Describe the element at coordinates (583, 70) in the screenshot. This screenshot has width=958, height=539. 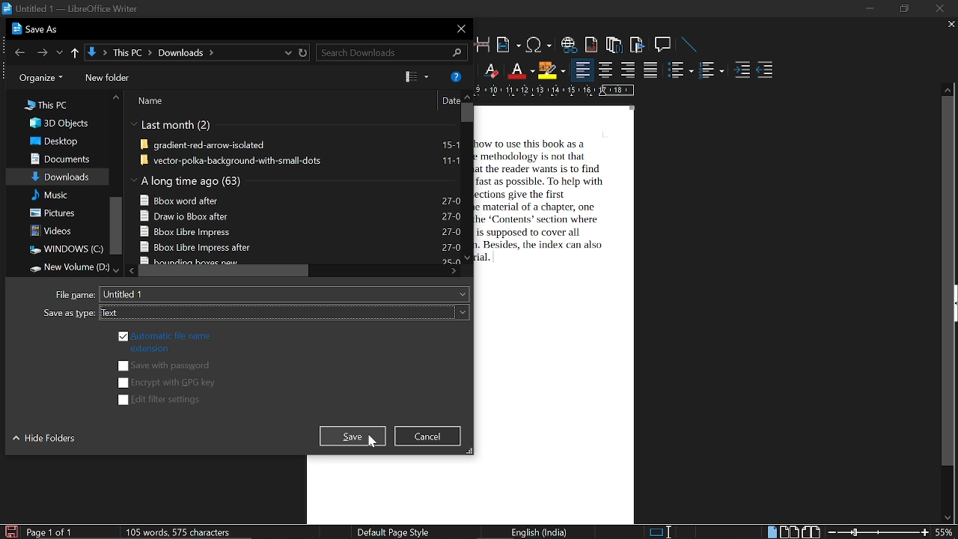
I see `align left` at that location.